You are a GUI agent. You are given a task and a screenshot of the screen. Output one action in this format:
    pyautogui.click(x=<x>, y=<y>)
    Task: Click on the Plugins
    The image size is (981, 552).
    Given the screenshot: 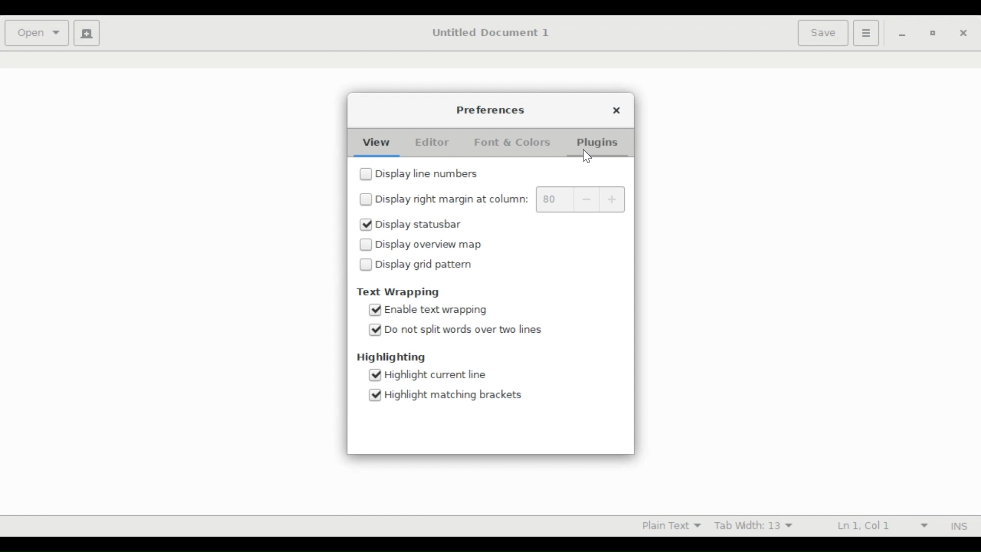 What is the action you would take?
    pyautogui.click(x=599, y=144)
    